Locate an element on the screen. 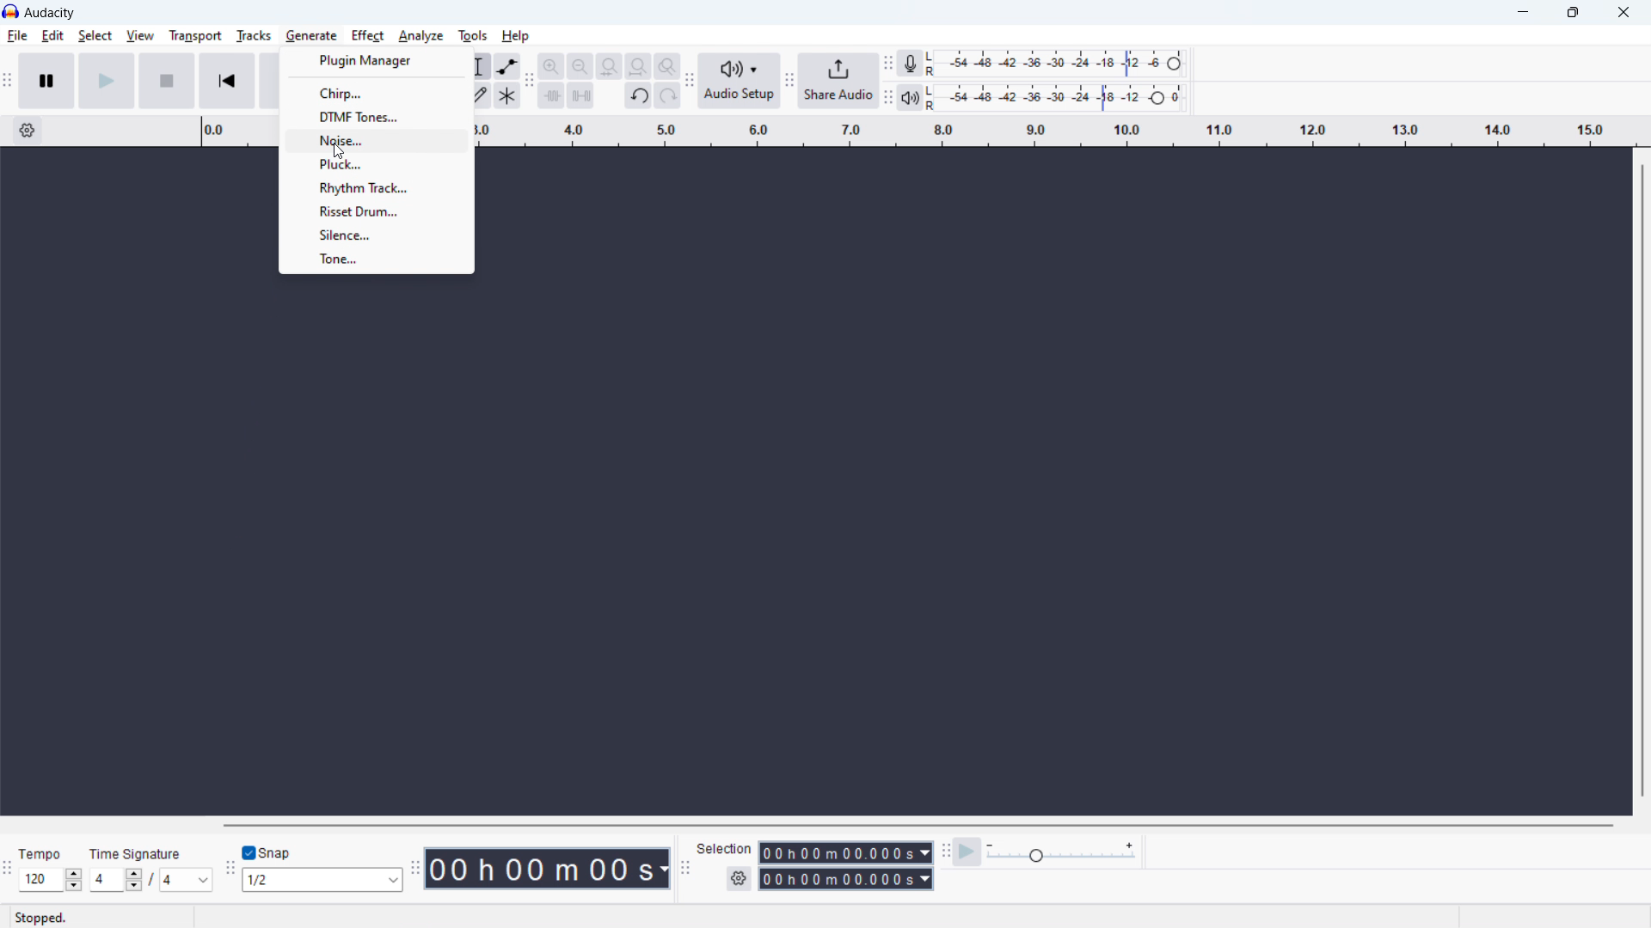 This screenshot has width=1651, height=928. timestamp is located at coordinates (549, 869).